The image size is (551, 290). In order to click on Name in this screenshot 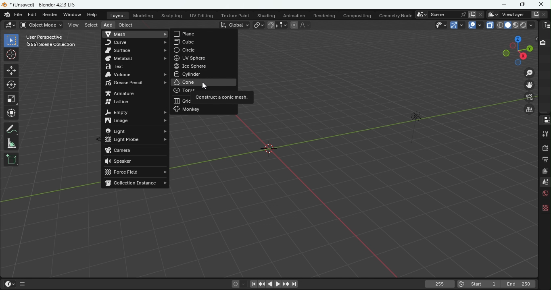, I will do `click(513, 14)`.